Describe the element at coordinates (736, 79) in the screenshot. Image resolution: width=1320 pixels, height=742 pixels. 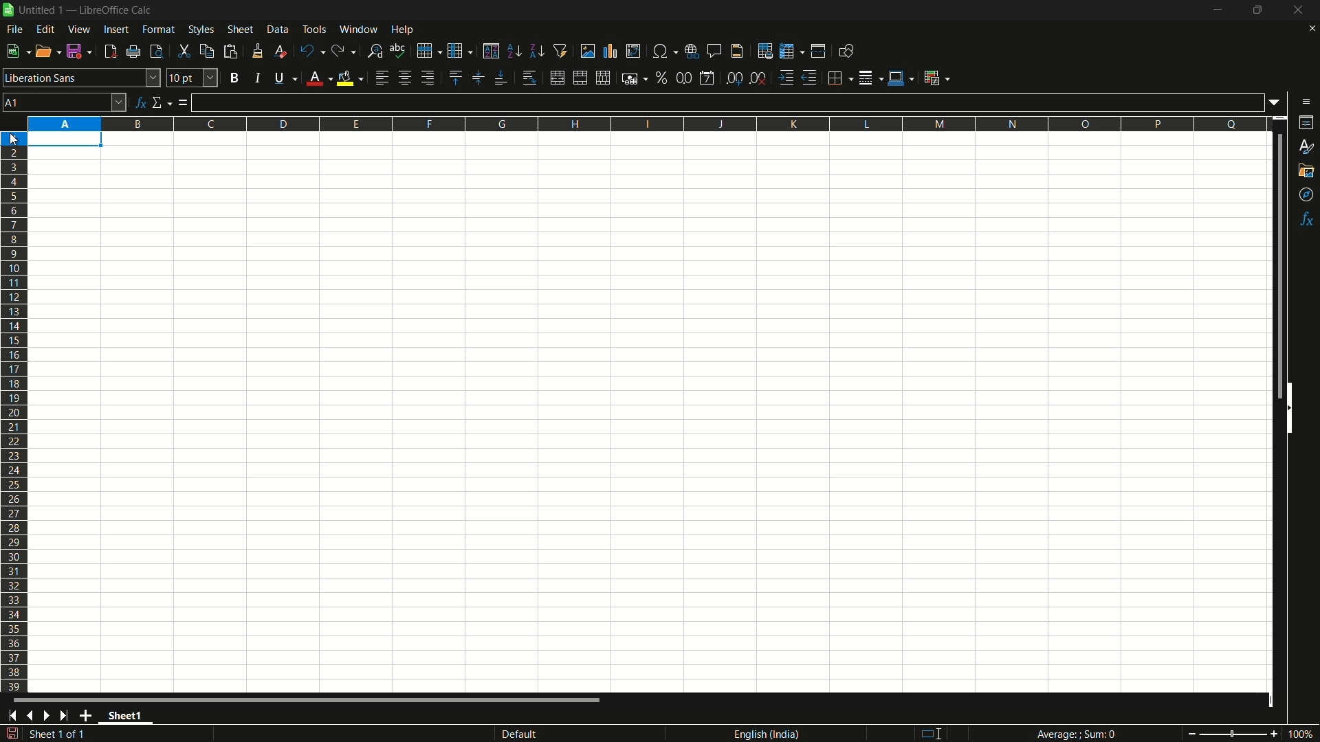
I see `add decimal place` at that location.